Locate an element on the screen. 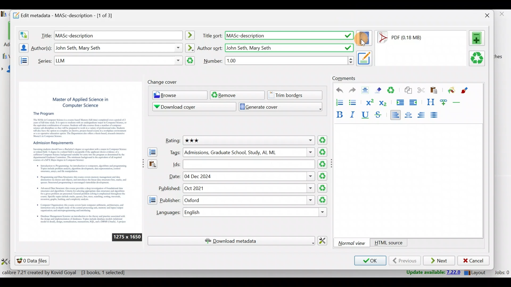 Image resolution: width=511 pixels, height=287 pixels. Browse is located at coordinates (178, 96).